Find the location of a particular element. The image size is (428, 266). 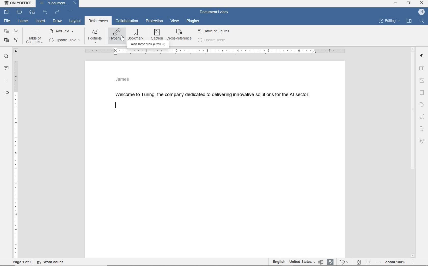

scrollbar is located at coordinates (413, 152).